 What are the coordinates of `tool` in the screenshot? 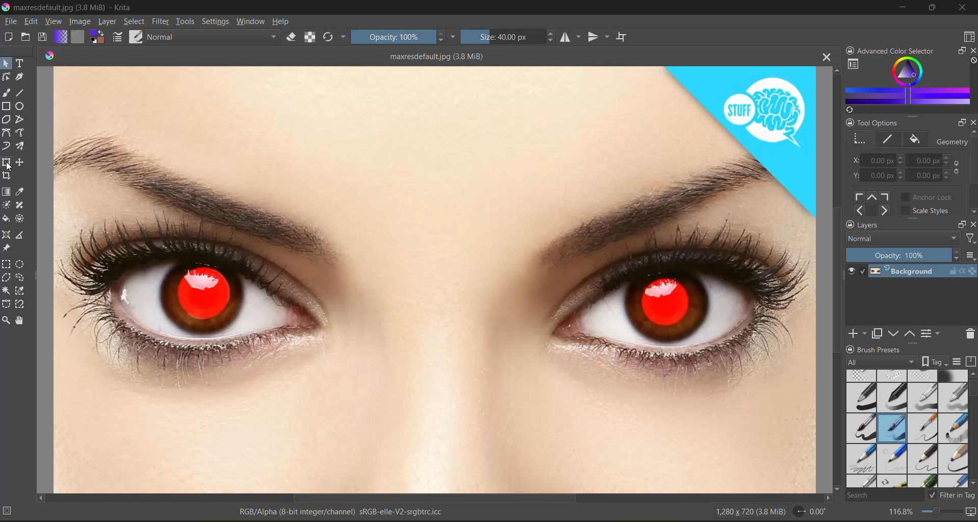 It's located at (8, 236).